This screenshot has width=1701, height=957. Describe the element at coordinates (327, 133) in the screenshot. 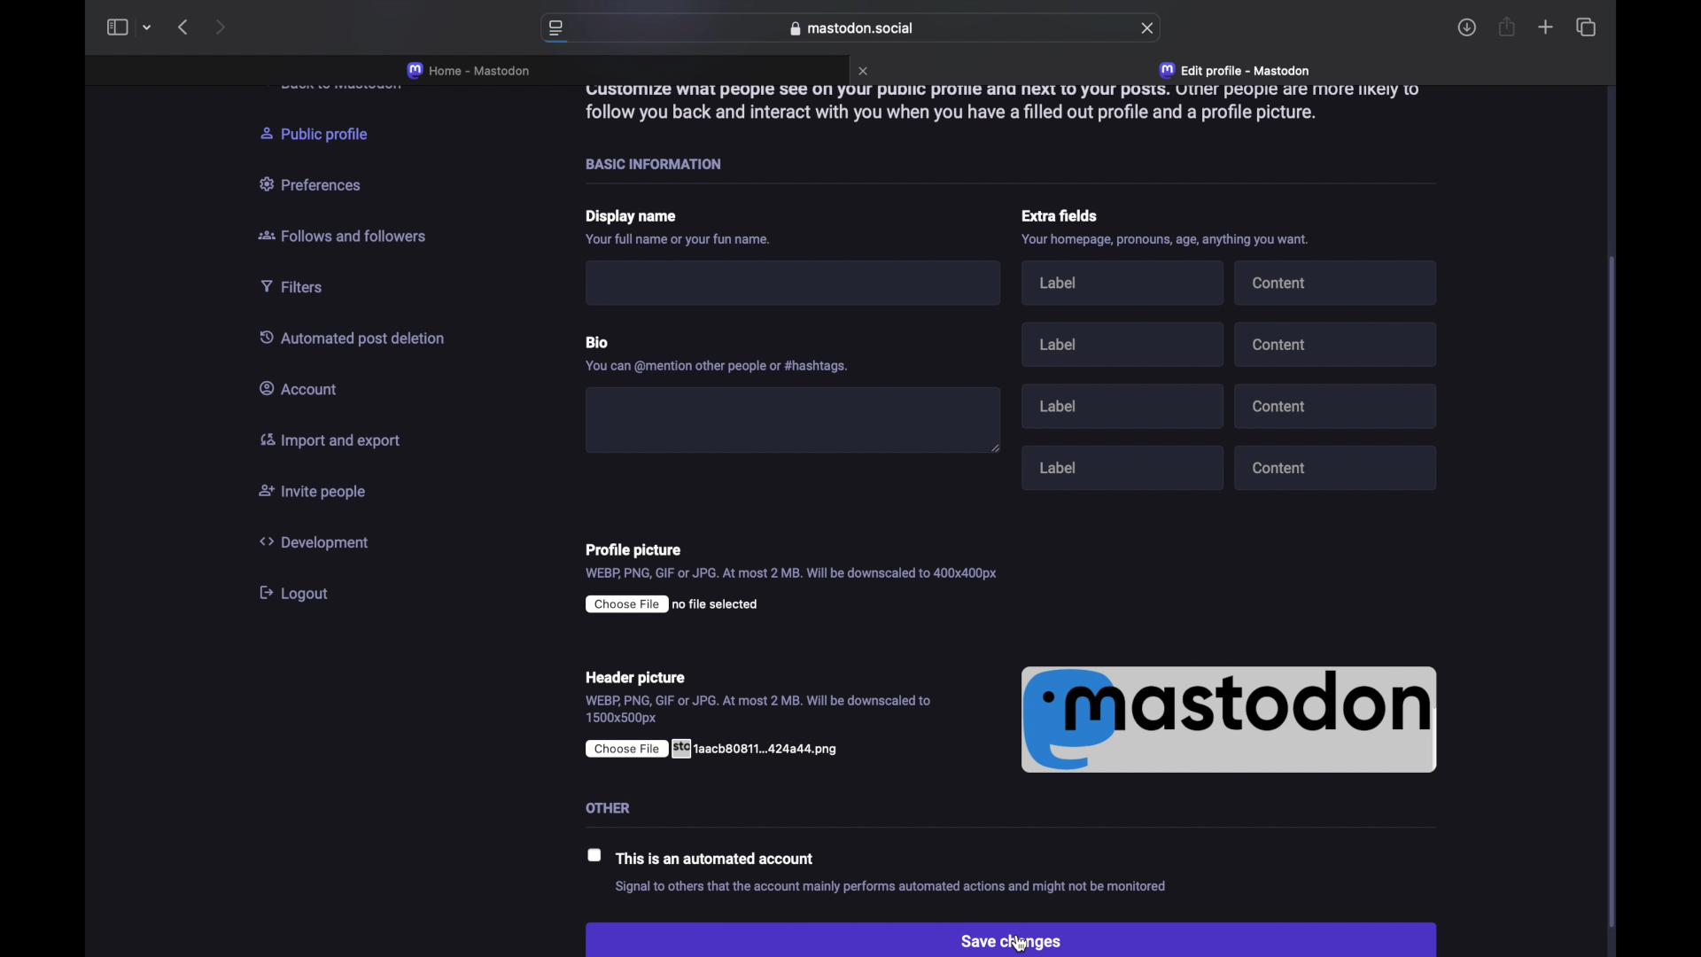

I see `& Public profile` at that location.